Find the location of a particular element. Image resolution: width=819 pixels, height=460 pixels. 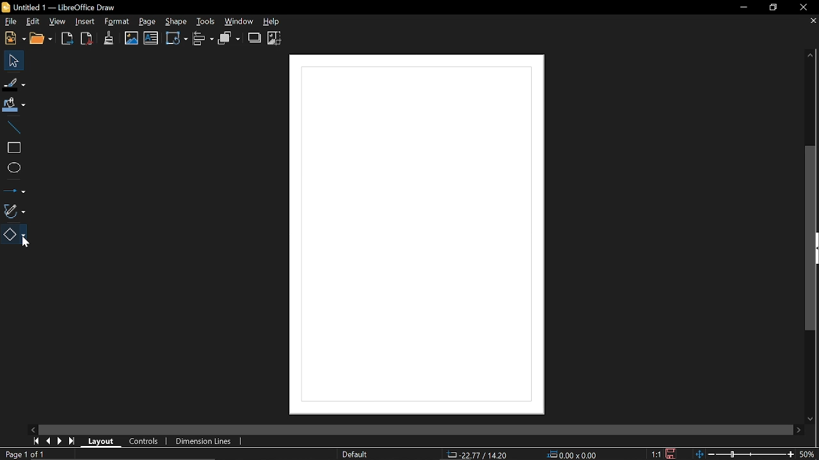

Current window is located at coordinates (64, 6).